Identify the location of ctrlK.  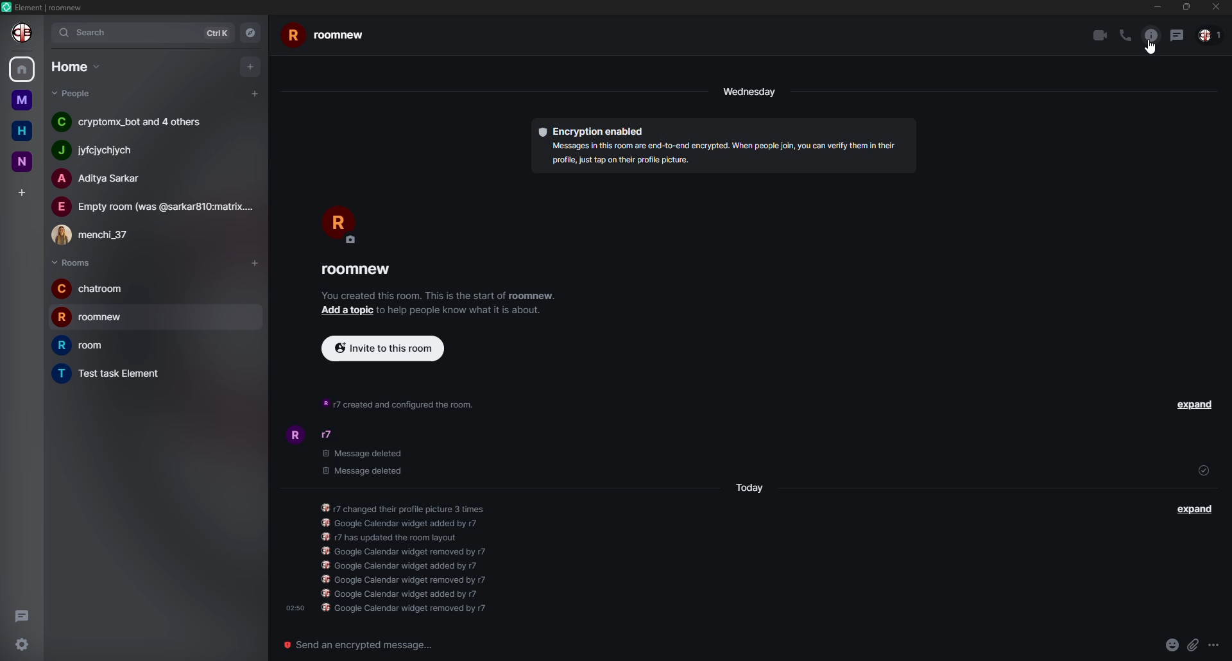
(218, 32).